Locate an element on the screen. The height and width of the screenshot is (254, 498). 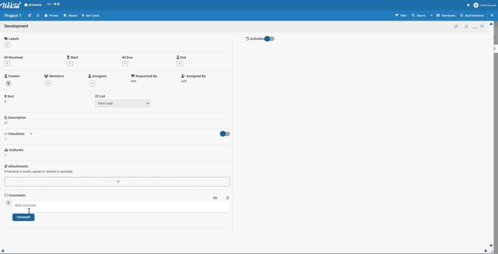
add is located at coordinates (135, 81).